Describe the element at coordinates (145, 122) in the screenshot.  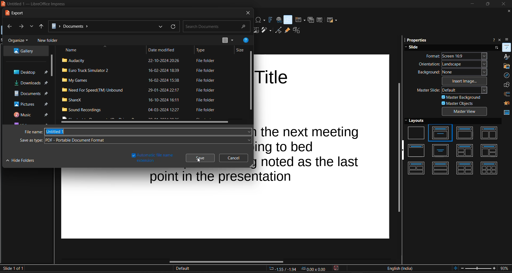
I see `horizontal scroll bar` at that location.